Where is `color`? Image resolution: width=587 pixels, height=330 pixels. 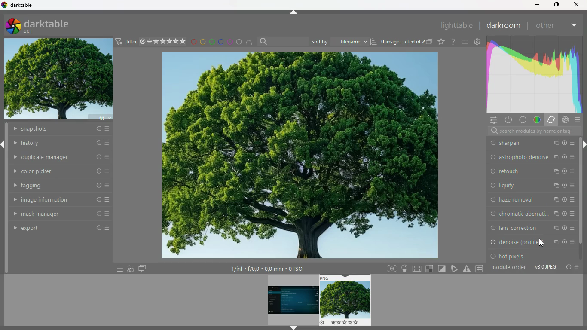
color is located at coordinates (537, 120).